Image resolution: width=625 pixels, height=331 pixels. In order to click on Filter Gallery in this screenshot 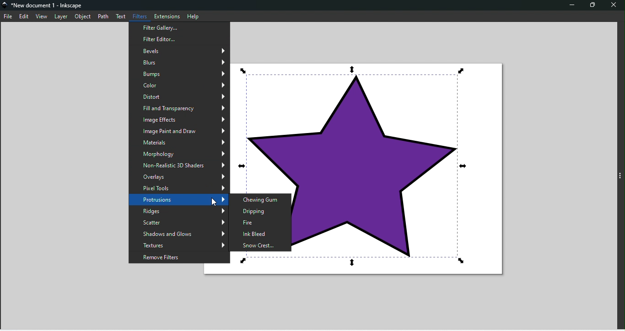, I will do `click(179, 37)`.